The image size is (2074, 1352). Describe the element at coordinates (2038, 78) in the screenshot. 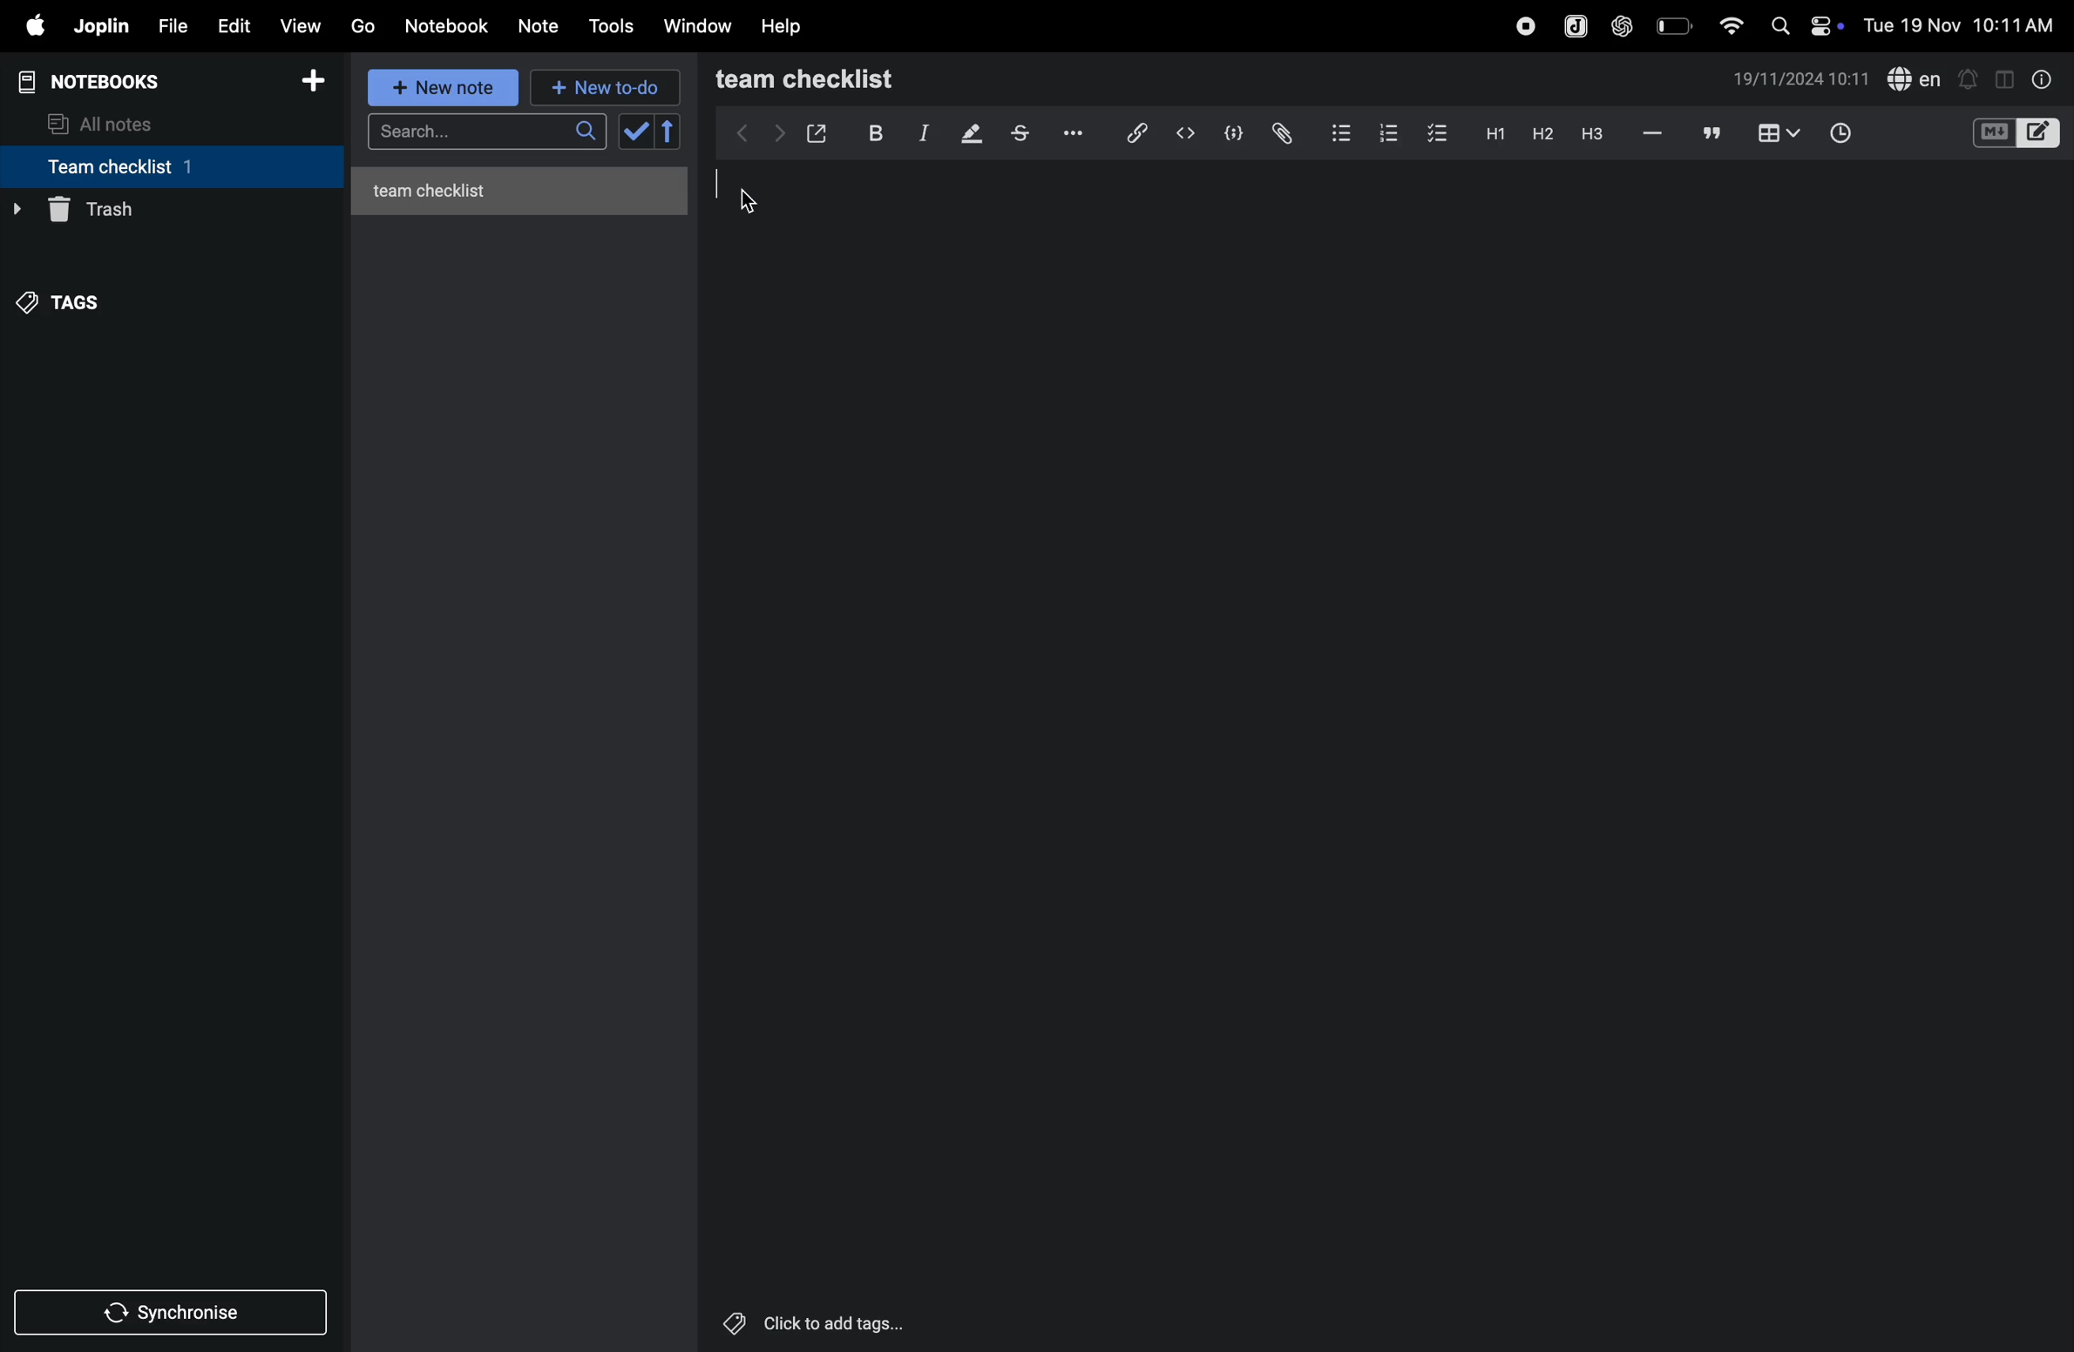

I see `info` at that location.